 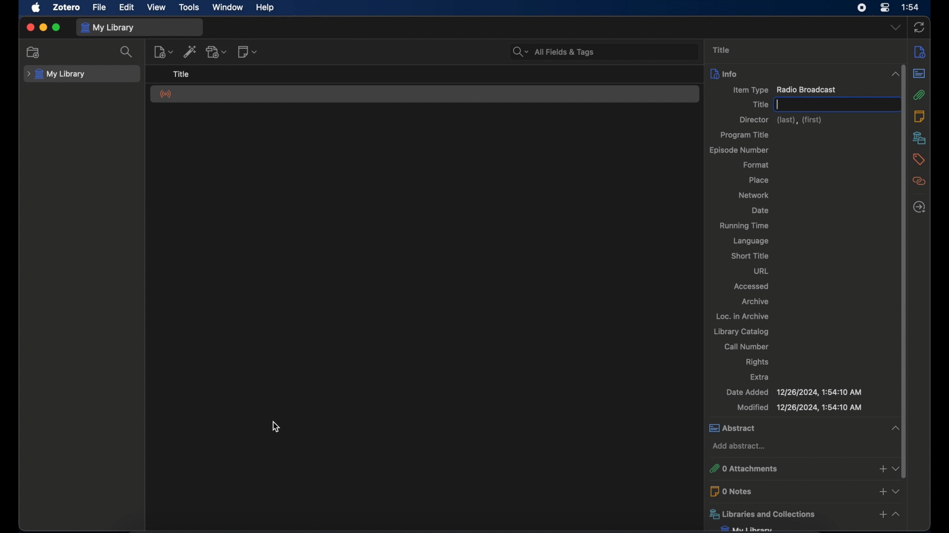 What do you see at coordinates (190, 7) in the screenshot?
I see `tools` at bounding box center [190, 7].